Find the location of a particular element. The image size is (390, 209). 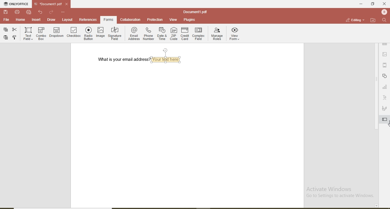

text field is located at coordinates (28, 33).